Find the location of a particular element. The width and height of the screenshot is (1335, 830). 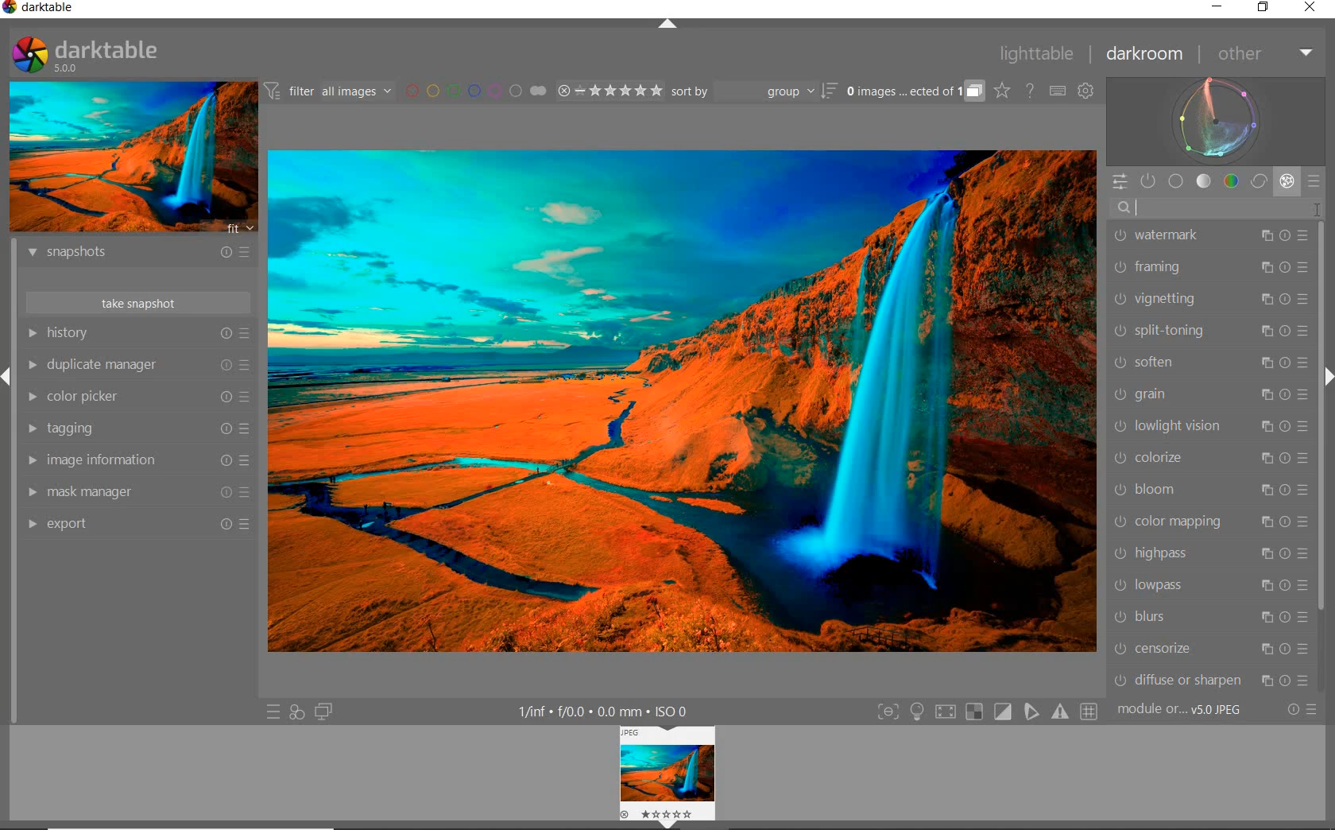

censorize is located at coordinates (1211, 649).